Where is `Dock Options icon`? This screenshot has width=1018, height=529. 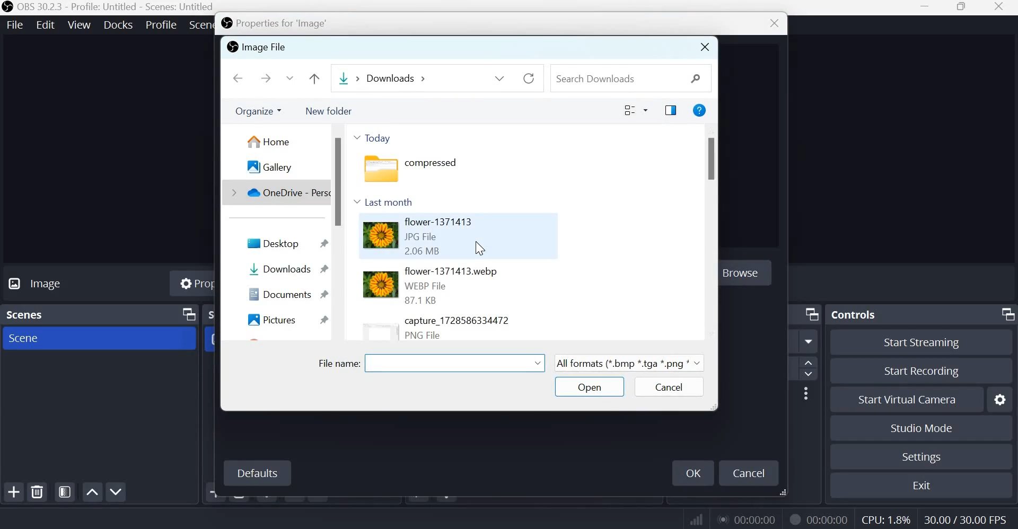
Dock Options icon is located at coordinates (186, 314).